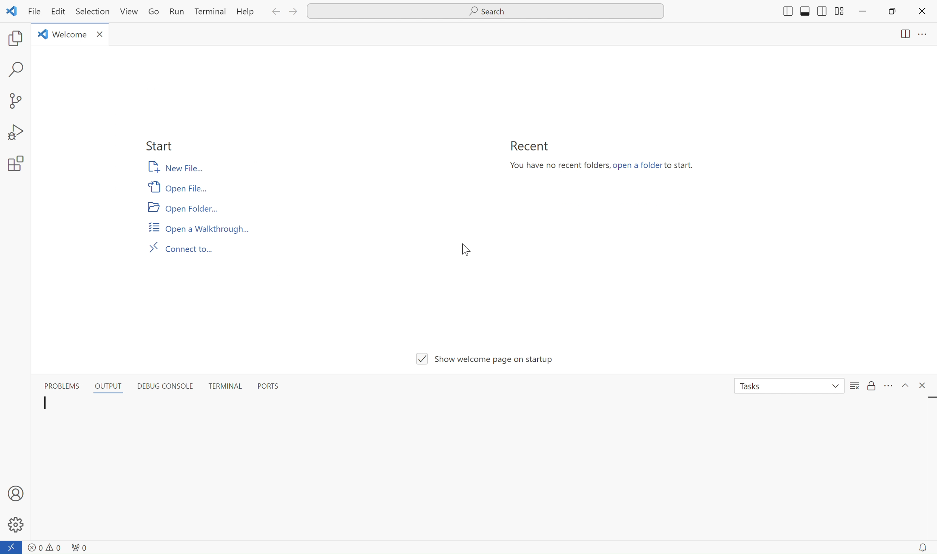 The height and width of the screenshot is (554, 937). Describe the element at coordinates (12, 547) in the screenshot. I see `open a remote window` at that location.